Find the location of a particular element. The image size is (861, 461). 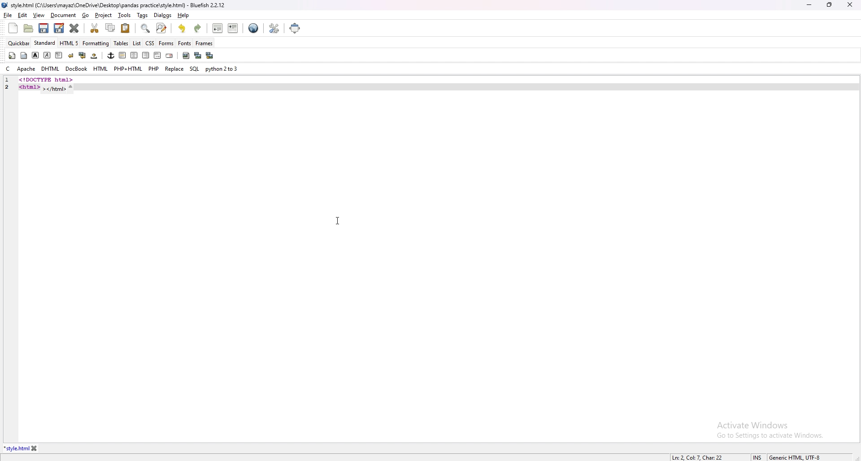

apache is located at coordinates (26, 69).